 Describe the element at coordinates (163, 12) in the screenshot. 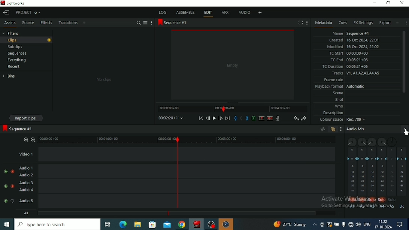

I see `LOG` at that location.